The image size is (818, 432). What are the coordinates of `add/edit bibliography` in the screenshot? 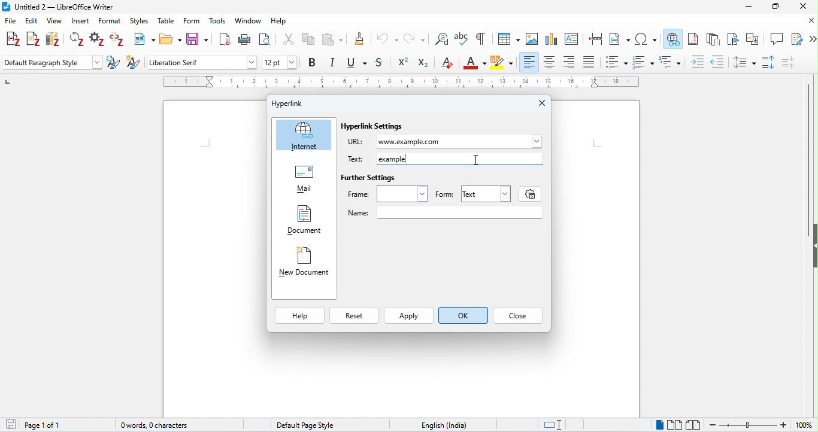 It's located at (53, 39).